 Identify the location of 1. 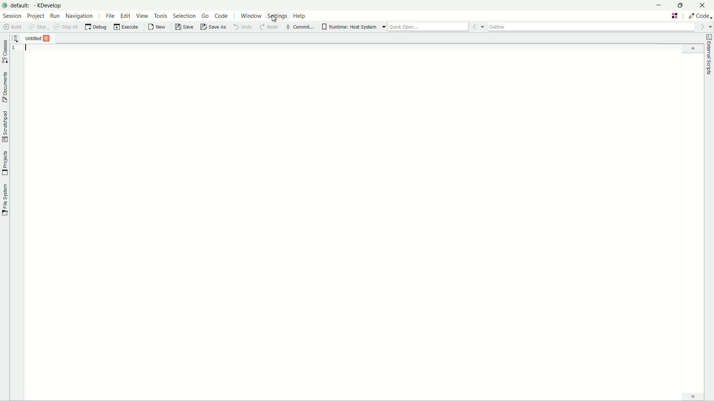
(17, 48).